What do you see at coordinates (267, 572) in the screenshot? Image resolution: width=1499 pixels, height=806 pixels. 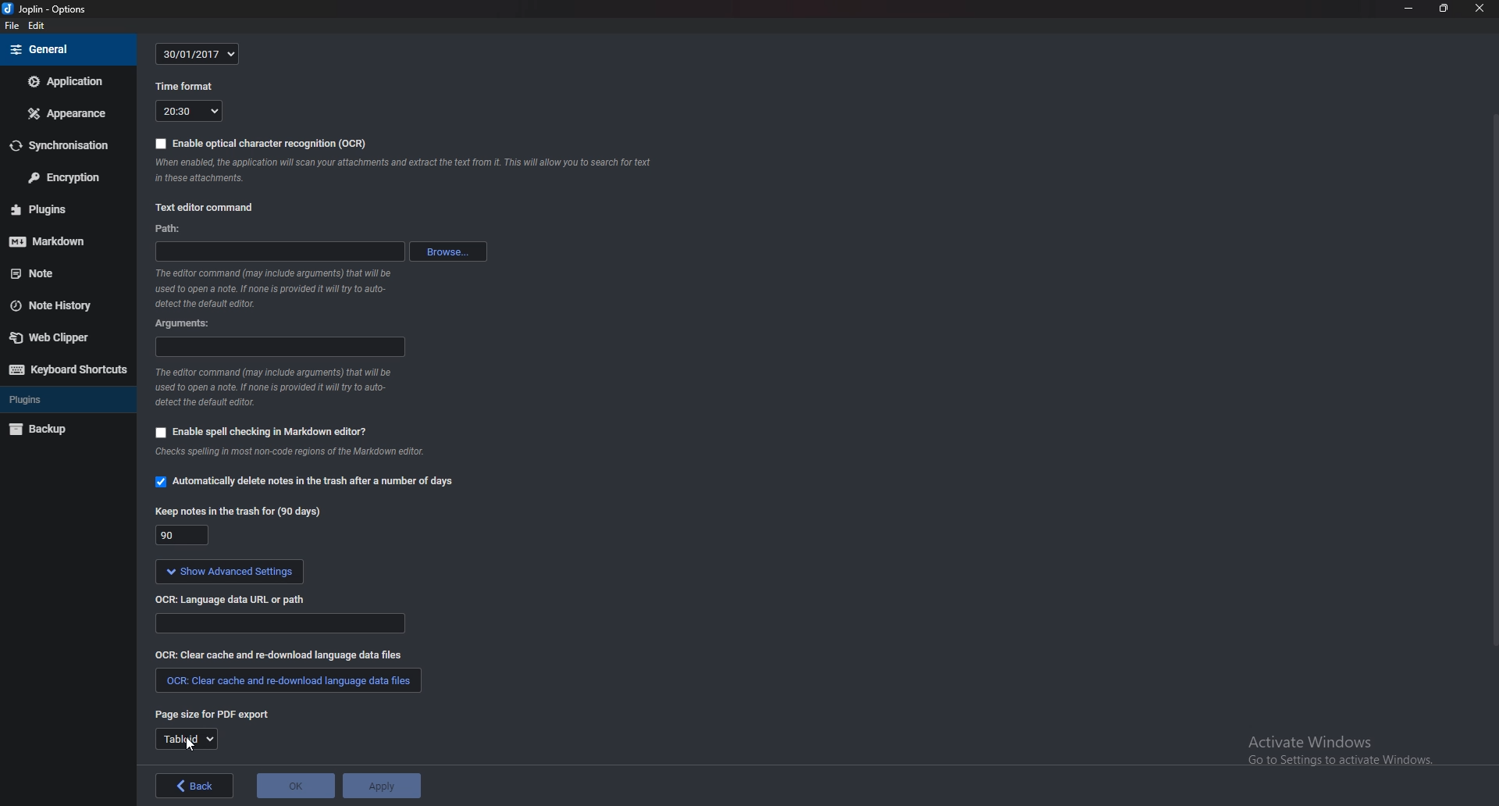 I see `show advanced settings` at bounding box center [267, 572].